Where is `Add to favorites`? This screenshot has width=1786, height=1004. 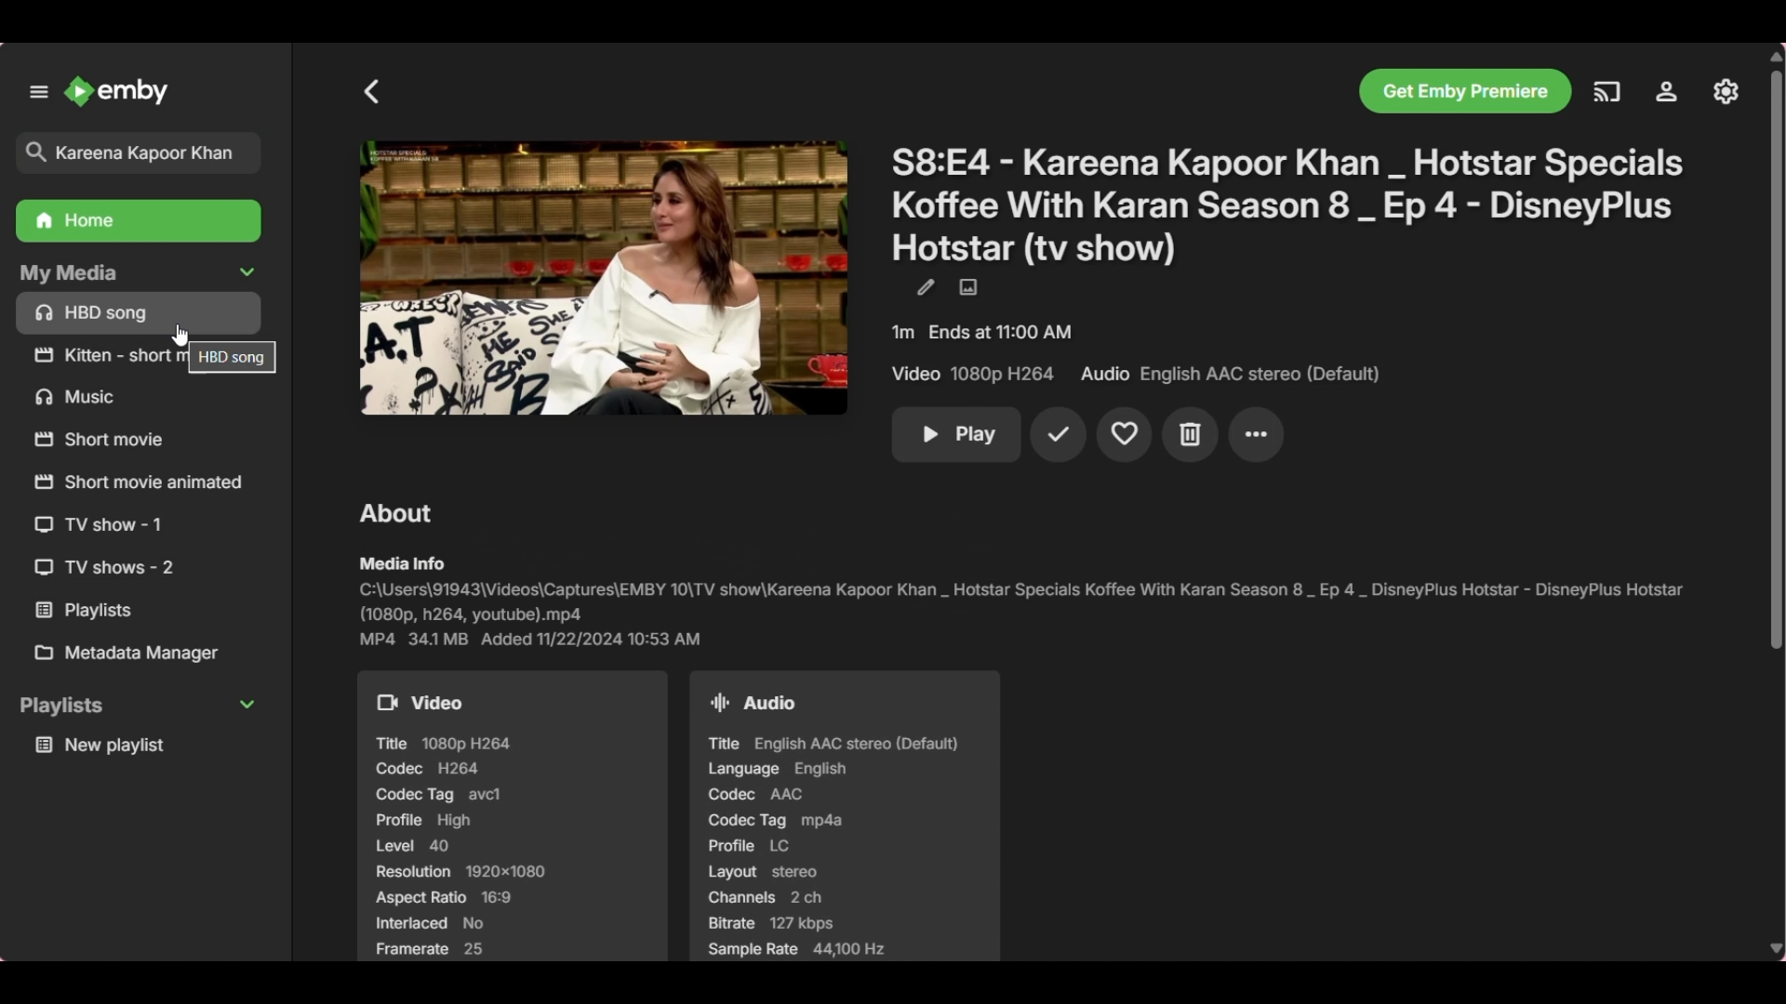 Add to favorites is located at coordinates (1124, 434).